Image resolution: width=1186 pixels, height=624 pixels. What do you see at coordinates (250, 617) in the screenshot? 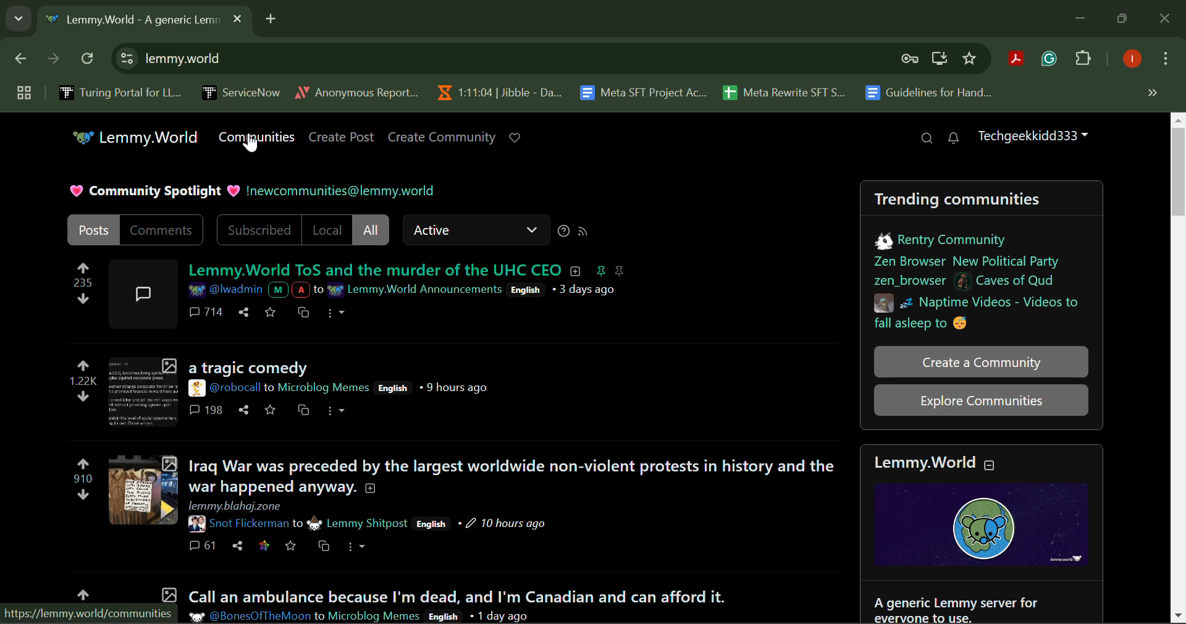
I see `@BonesOfTheMoon` at bounding box center [250, 617].